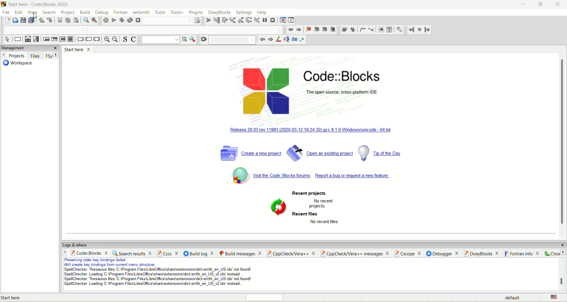  What do you see at coordinates (245, 13) in the screenshot?
I see `settings` at bounding box center [245, 13].